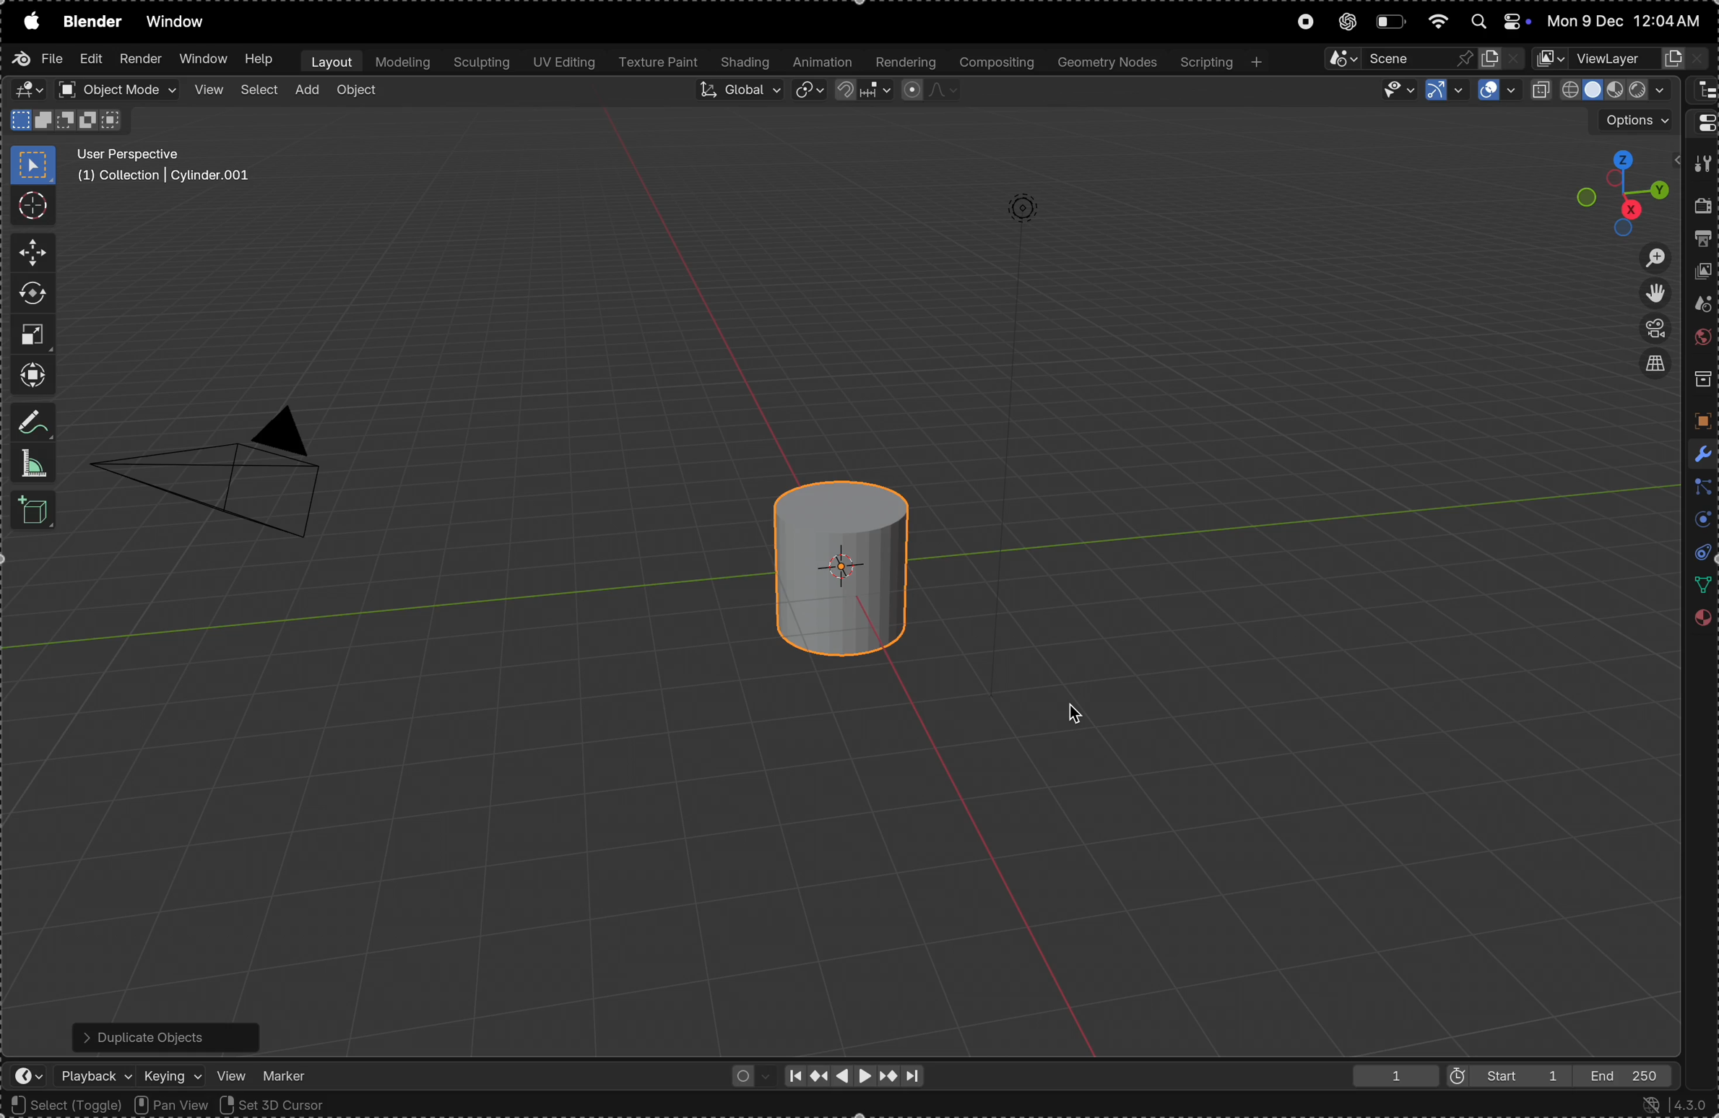 The height and width of the screenshot is (1118, 1719). What do you see at coordinates (1702, 91) in the screenshot?
I see `editor type` at bounding box center [1702, 91].